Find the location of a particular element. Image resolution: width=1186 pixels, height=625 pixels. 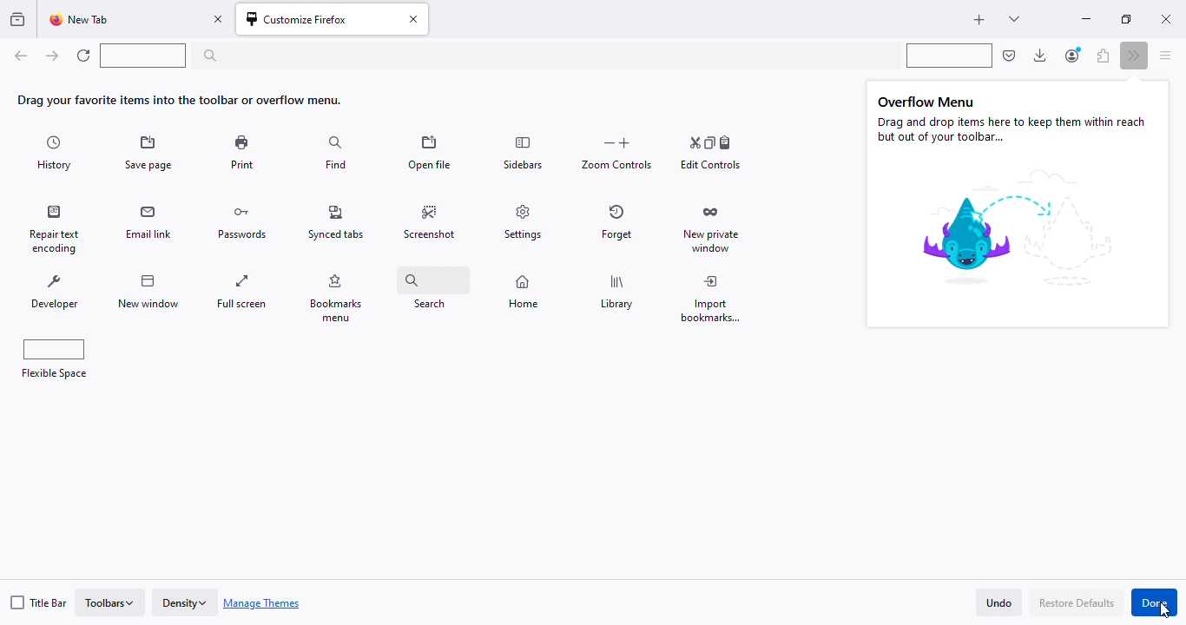

new window is located at coordinates (148, 293).